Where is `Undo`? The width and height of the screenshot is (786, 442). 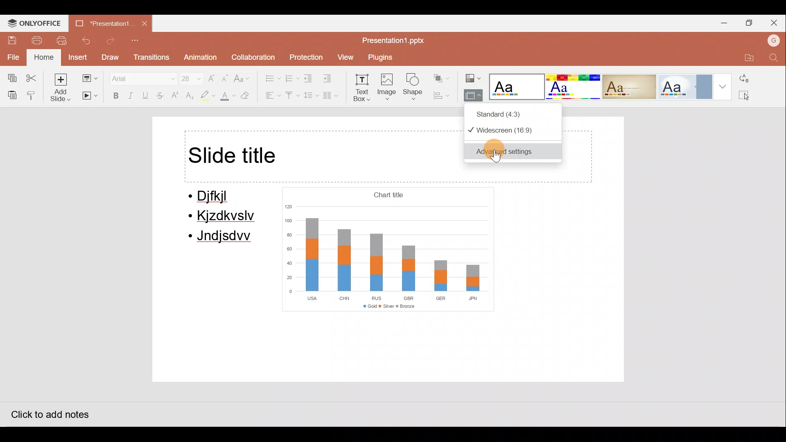 Undo is located at coordinates (88, 41).